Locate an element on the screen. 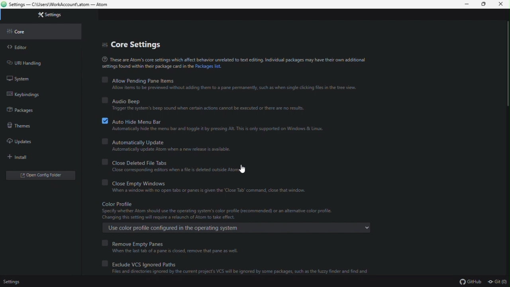 The image size is (510, 287). Exclude VCS Ignored Paths is located at coordinates (139, 263).